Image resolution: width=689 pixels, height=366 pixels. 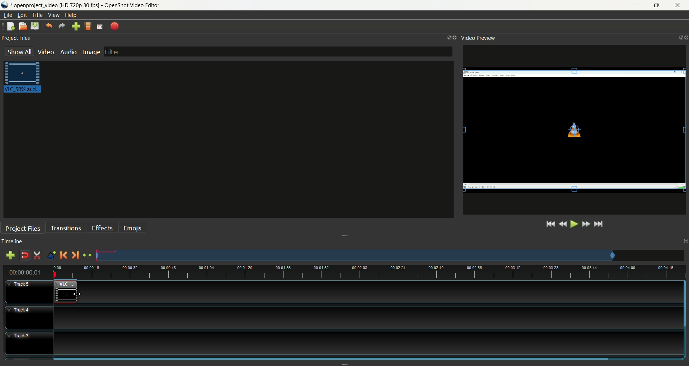 I want to click on add marker, so click(x=51, y=255).